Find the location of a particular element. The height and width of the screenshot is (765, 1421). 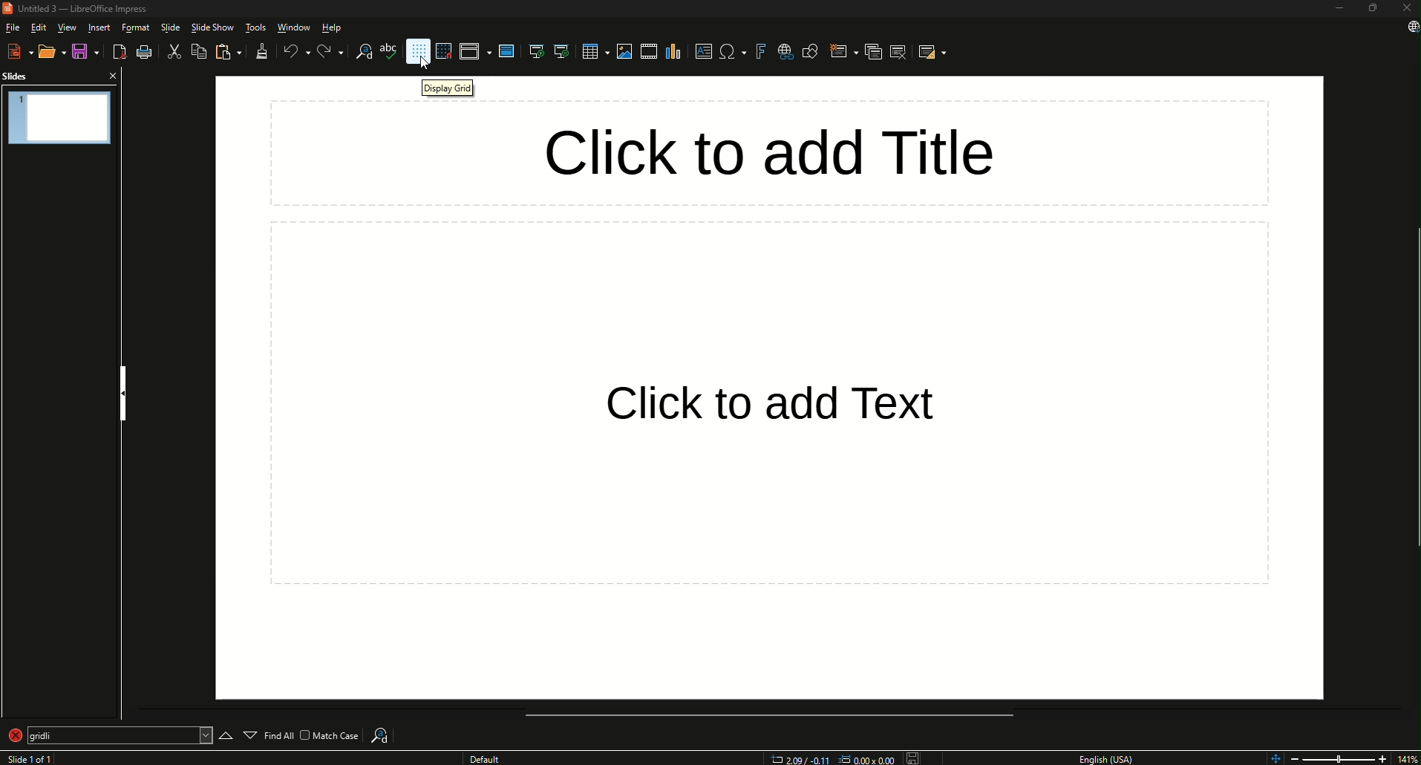

Update is located at coordinates (1408, 33).